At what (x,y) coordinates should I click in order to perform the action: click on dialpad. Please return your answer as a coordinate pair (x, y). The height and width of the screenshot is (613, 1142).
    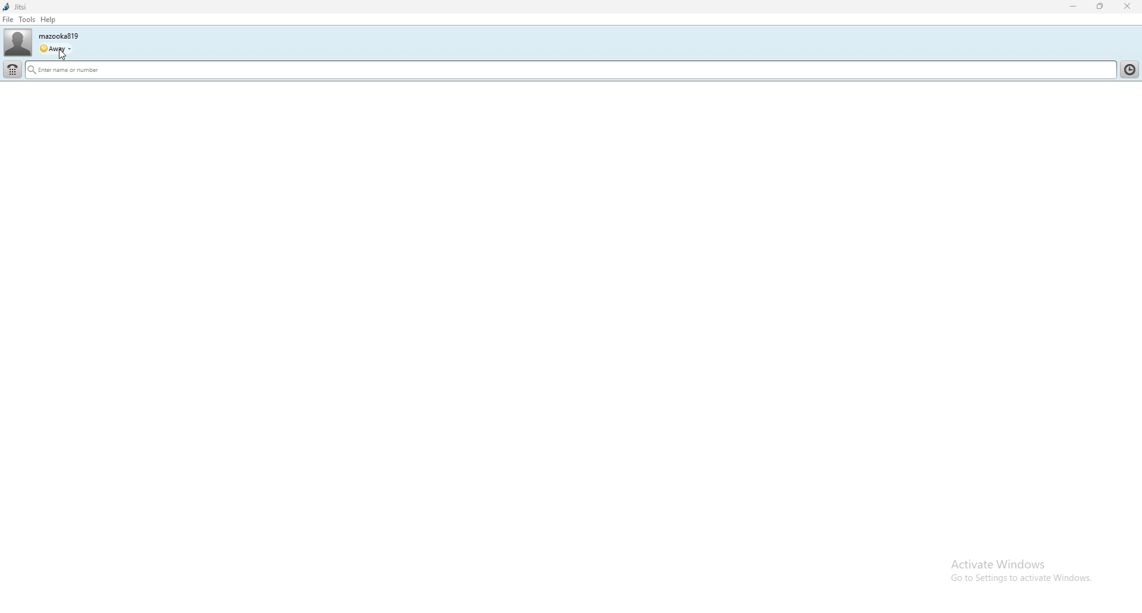
    Looking at the image, I should click on (13, 70).